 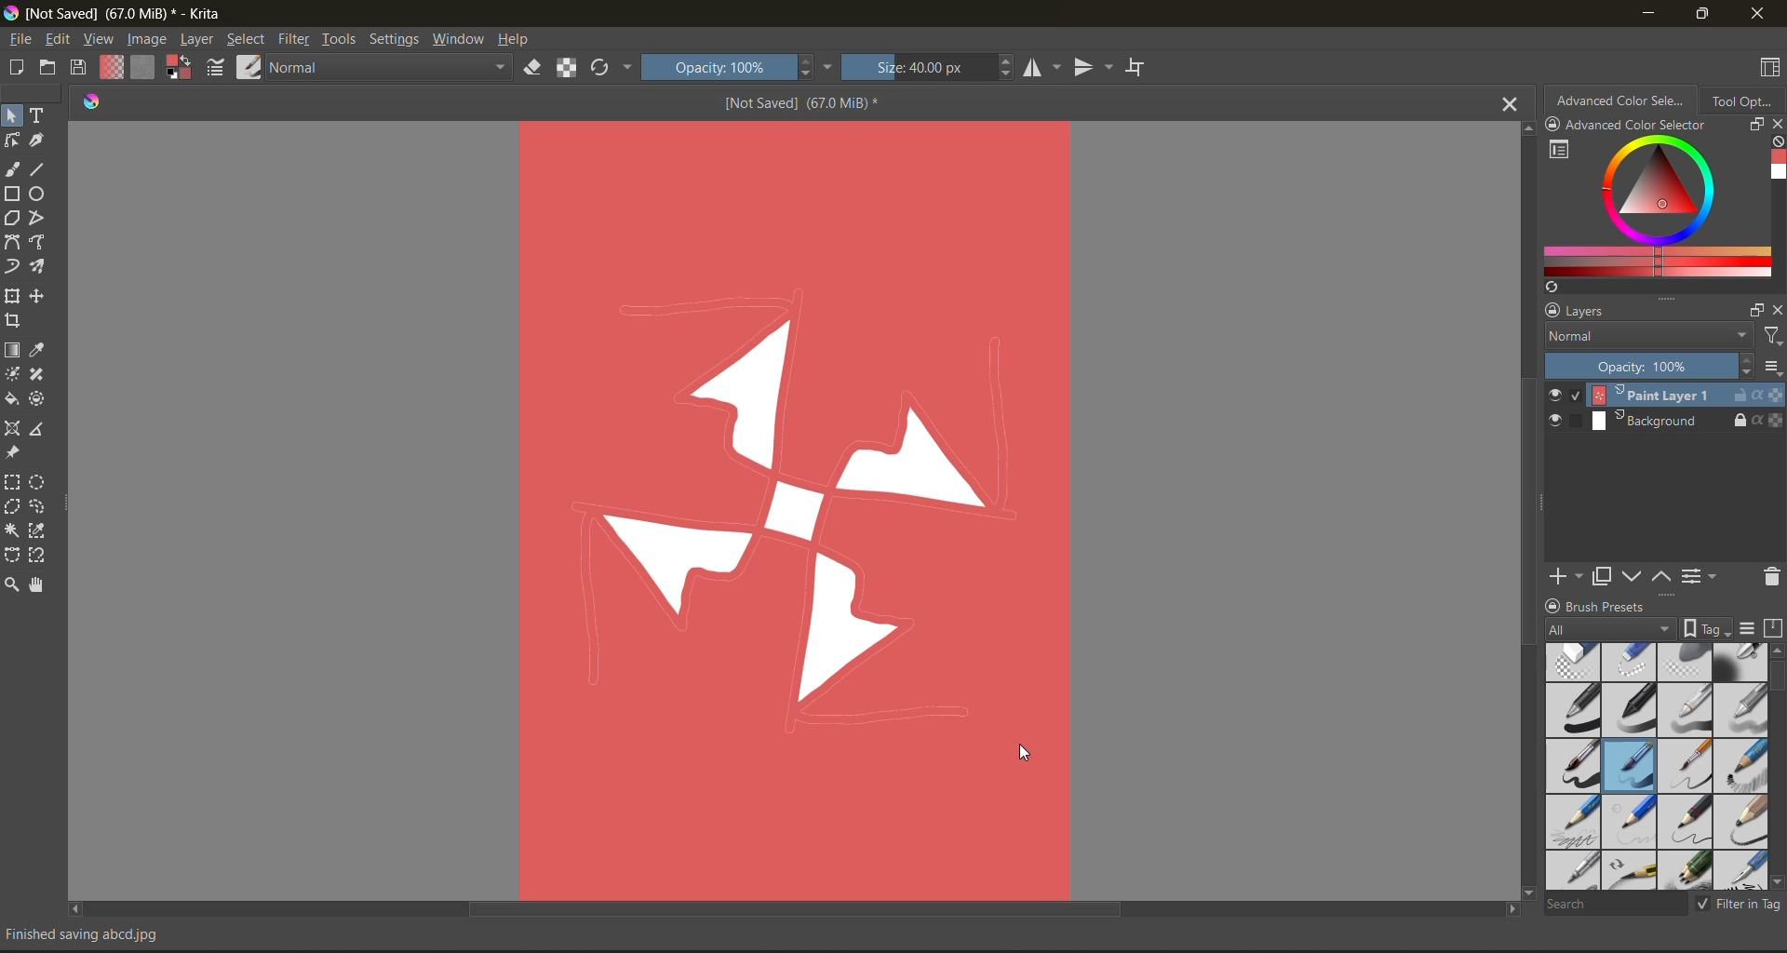 What do you see at coordinates (200, 42) in the screenshot?
I see `layer` at bounding box center [200, 42].